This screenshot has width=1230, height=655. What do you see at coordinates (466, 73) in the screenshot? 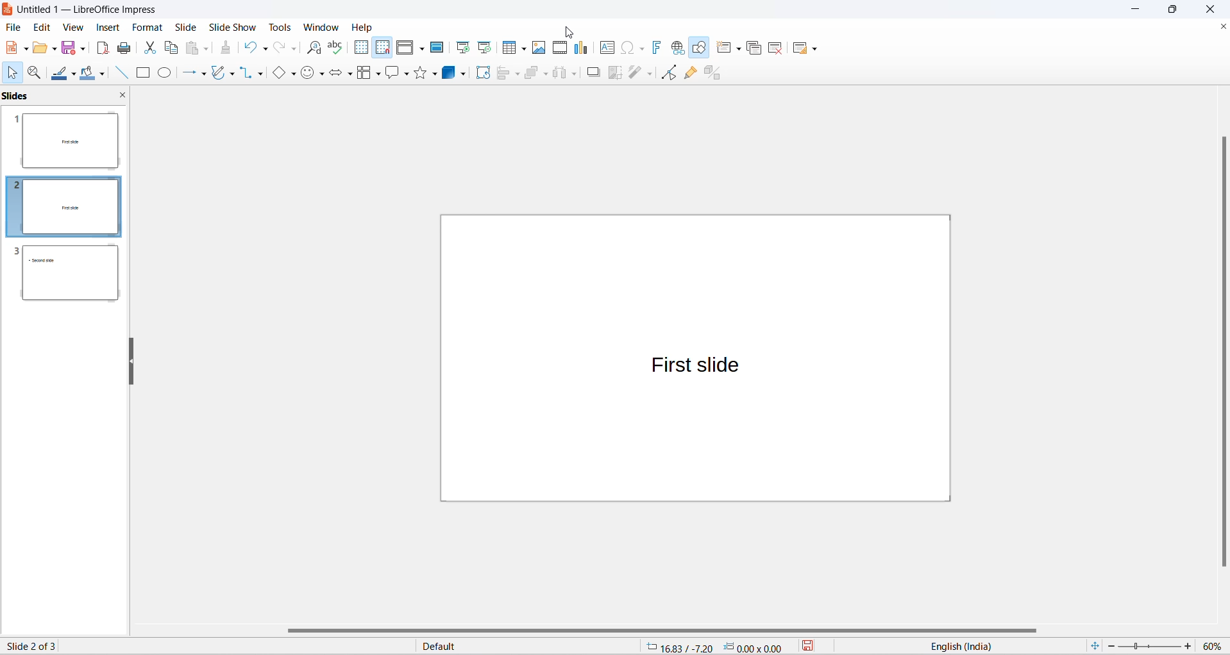
I see `3d object options` at bounding box center [466, 73].